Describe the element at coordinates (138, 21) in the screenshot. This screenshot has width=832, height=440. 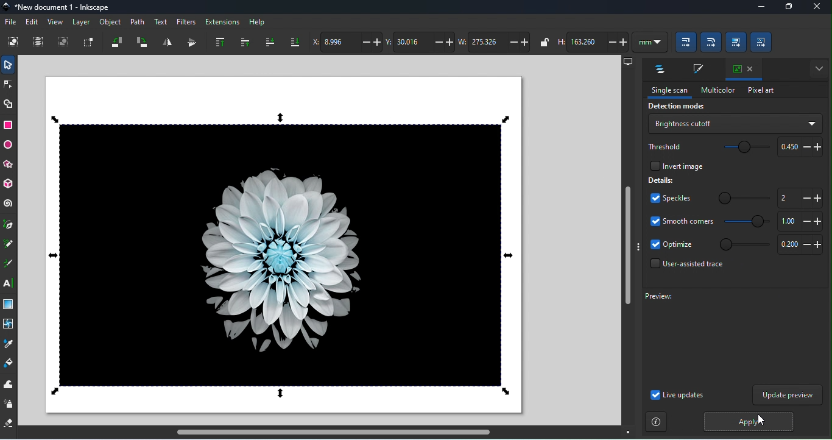
I see `Path` at that location.